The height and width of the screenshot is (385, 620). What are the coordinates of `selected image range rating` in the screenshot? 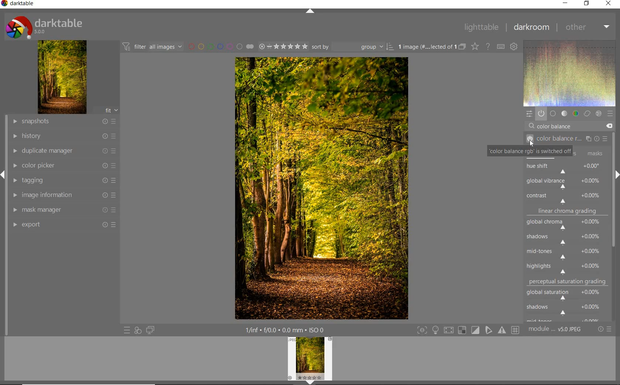 It's located at (283, 47).